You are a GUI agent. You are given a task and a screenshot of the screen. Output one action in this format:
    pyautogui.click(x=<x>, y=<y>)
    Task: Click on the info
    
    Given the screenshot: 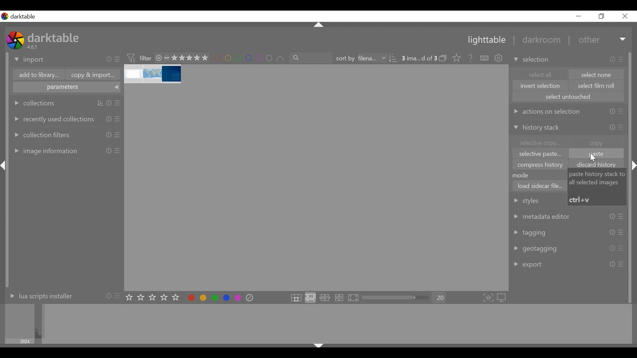 What is the action you would take?
    pyautogui.click(x=109, y=135)
    